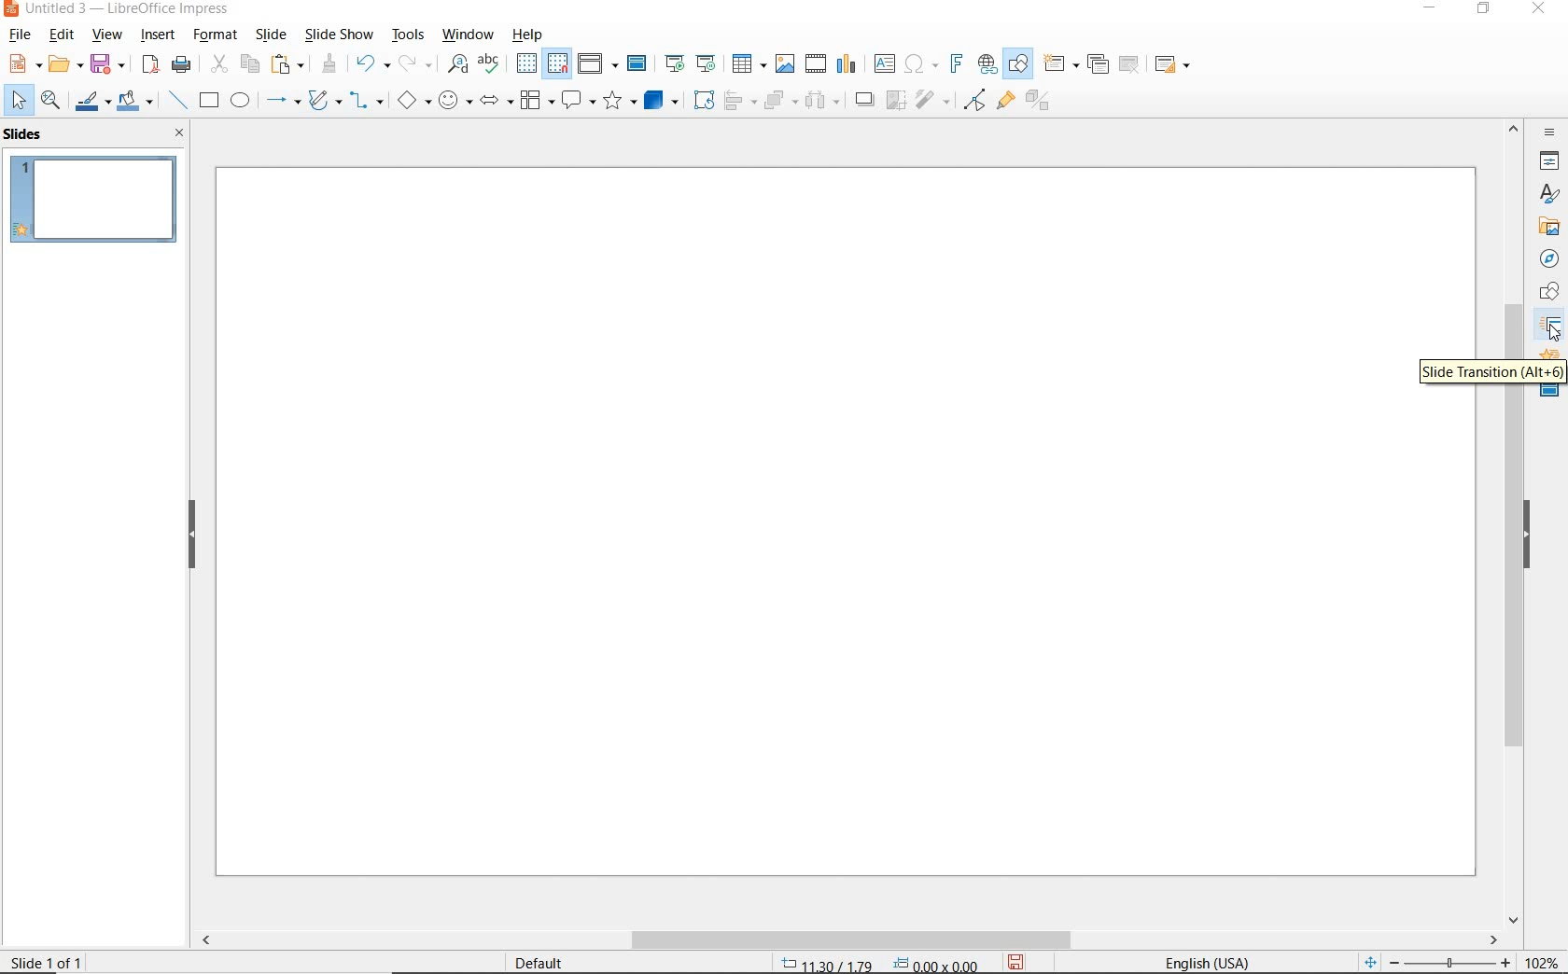  I want to click on PROPERTIES, so click(1551, 161).